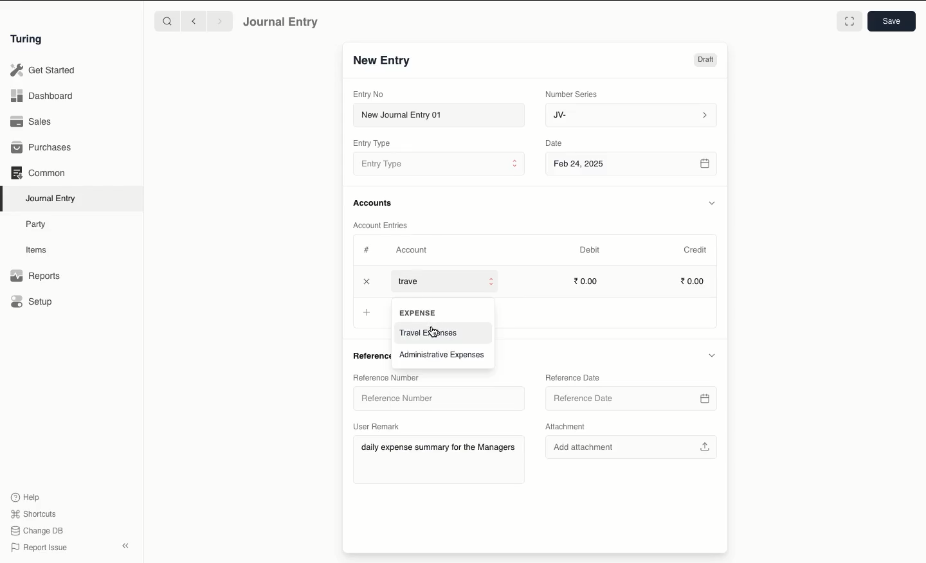 The width and height of the screenshot is (926, 563). Describe the element at coordinates (39, 225) in the screenshot. I see `Party` at that location.